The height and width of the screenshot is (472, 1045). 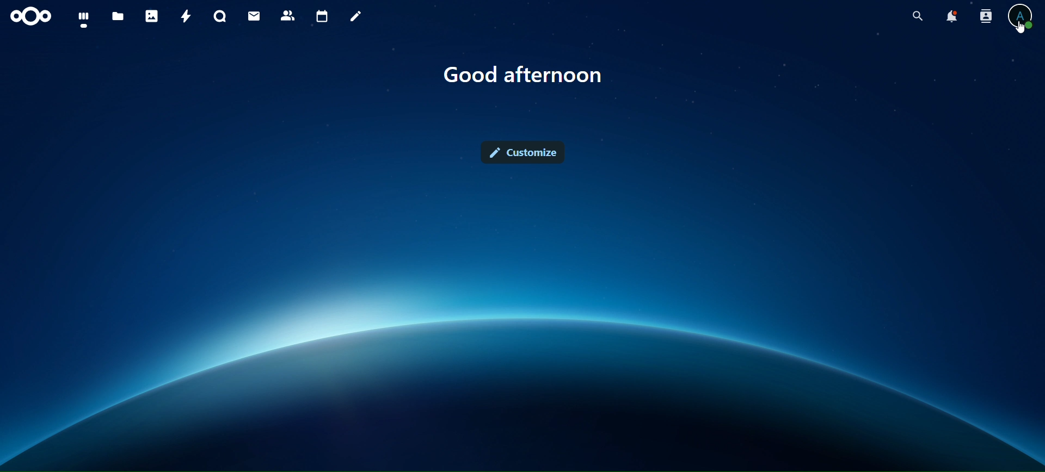 What do you see at coordinates (150, 17) in the screenshot?
I see `photos` at bounding box center [150, 17].